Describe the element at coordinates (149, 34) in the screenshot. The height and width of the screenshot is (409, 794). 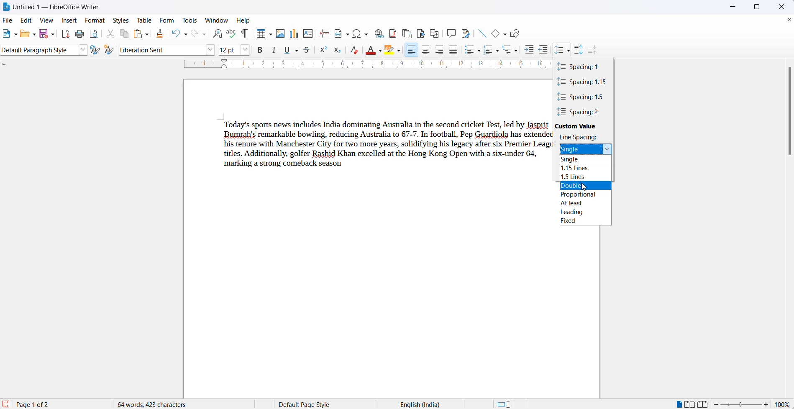
I see `paste options` at that location.